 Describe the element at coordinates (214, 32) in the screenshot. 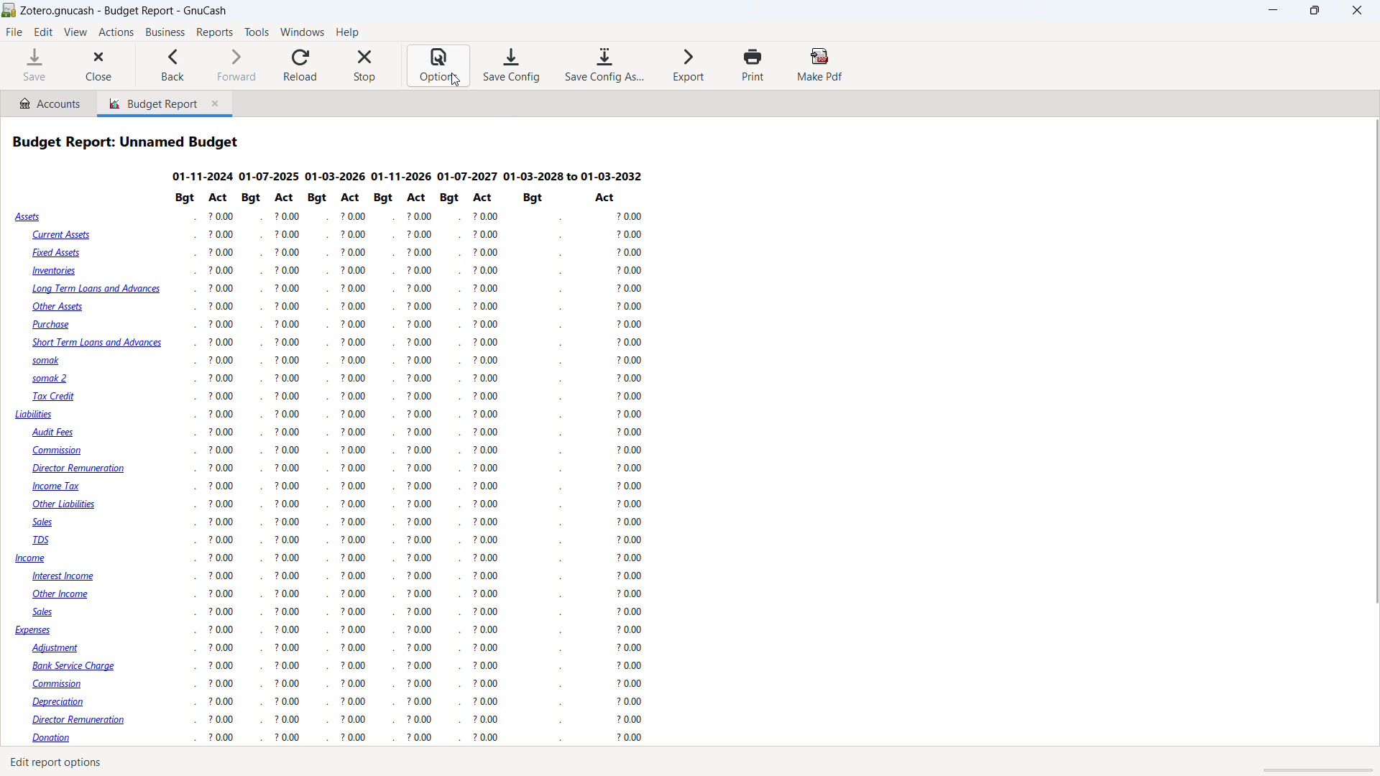

I see `reports` at that location.